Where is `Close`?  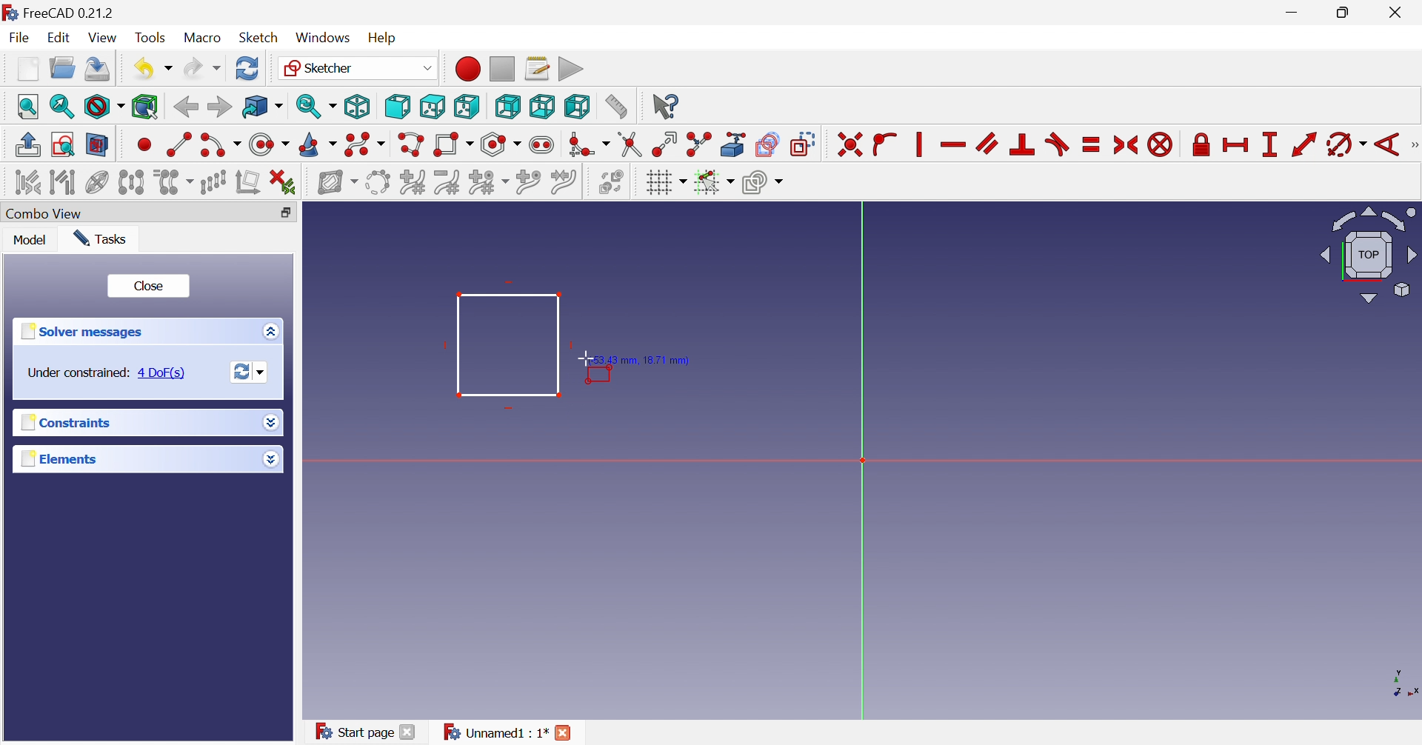
Close is located at coordinates (1398, 13).